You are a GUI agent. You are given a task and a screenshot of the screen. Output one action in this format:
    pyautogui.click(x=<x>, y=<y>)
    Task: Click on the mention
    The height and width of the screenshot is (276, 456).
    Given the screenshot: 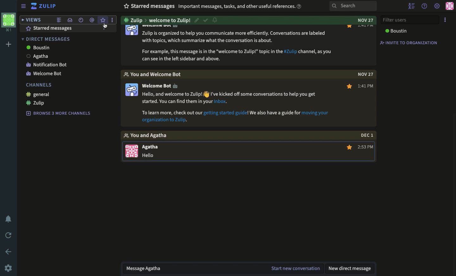 What is the action you would take?
    pyautogui.click(x=92, y=20)
    